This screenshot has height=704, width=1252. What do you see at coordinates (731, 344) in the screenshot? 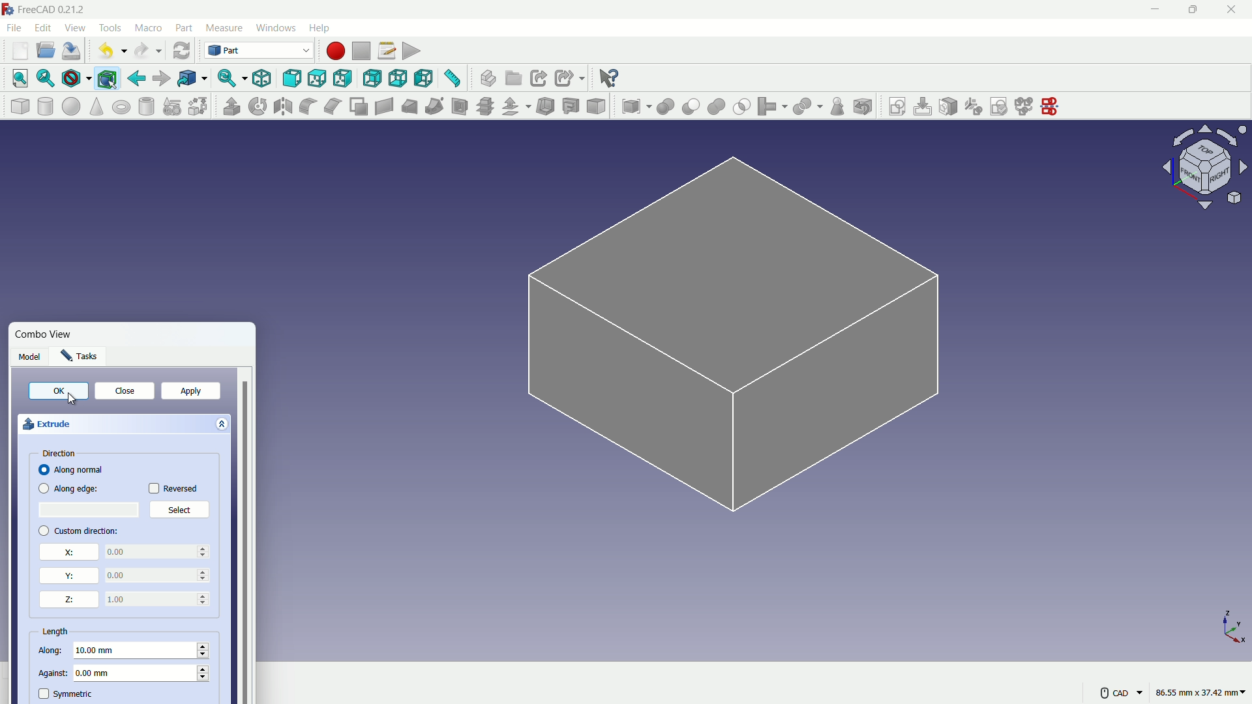
I see `sketch` at bounding box center [731, 344].